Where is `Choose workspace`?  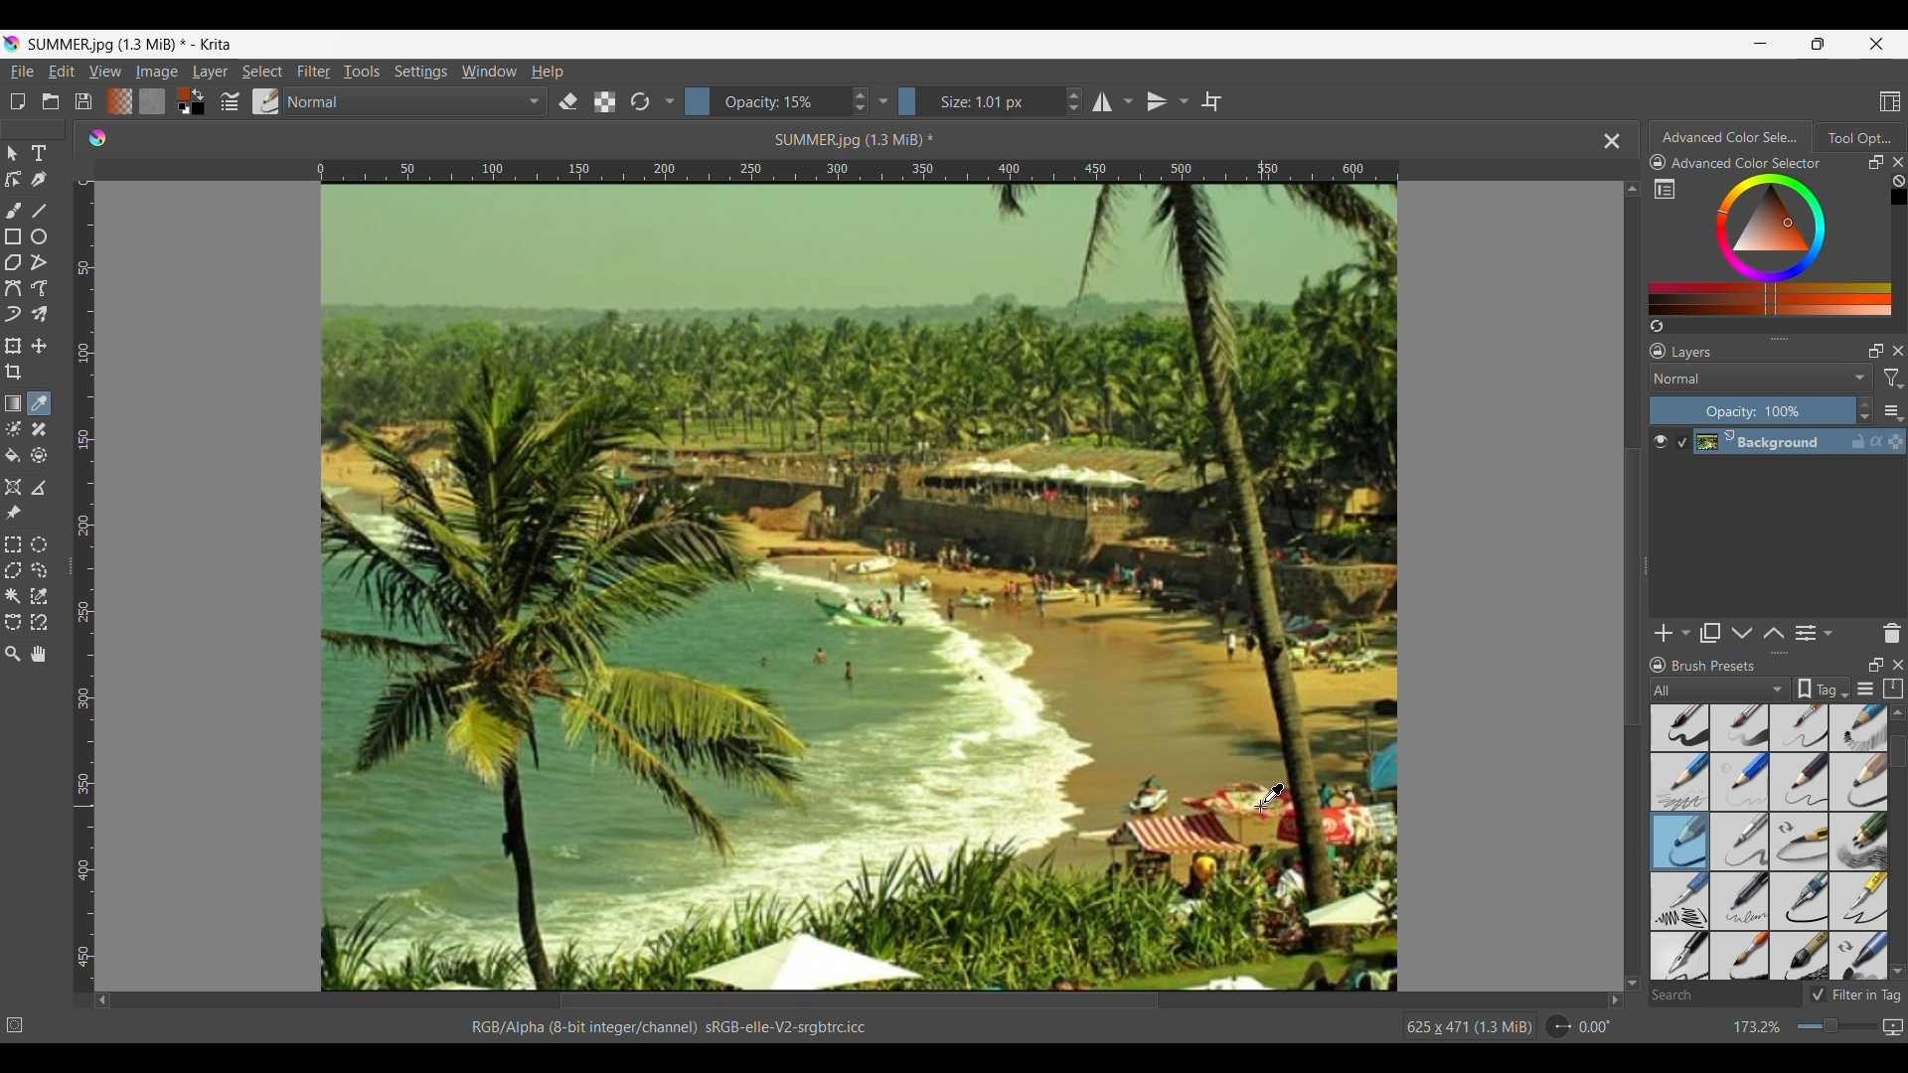 Choose workspace is located at coordinates (1890, 101).